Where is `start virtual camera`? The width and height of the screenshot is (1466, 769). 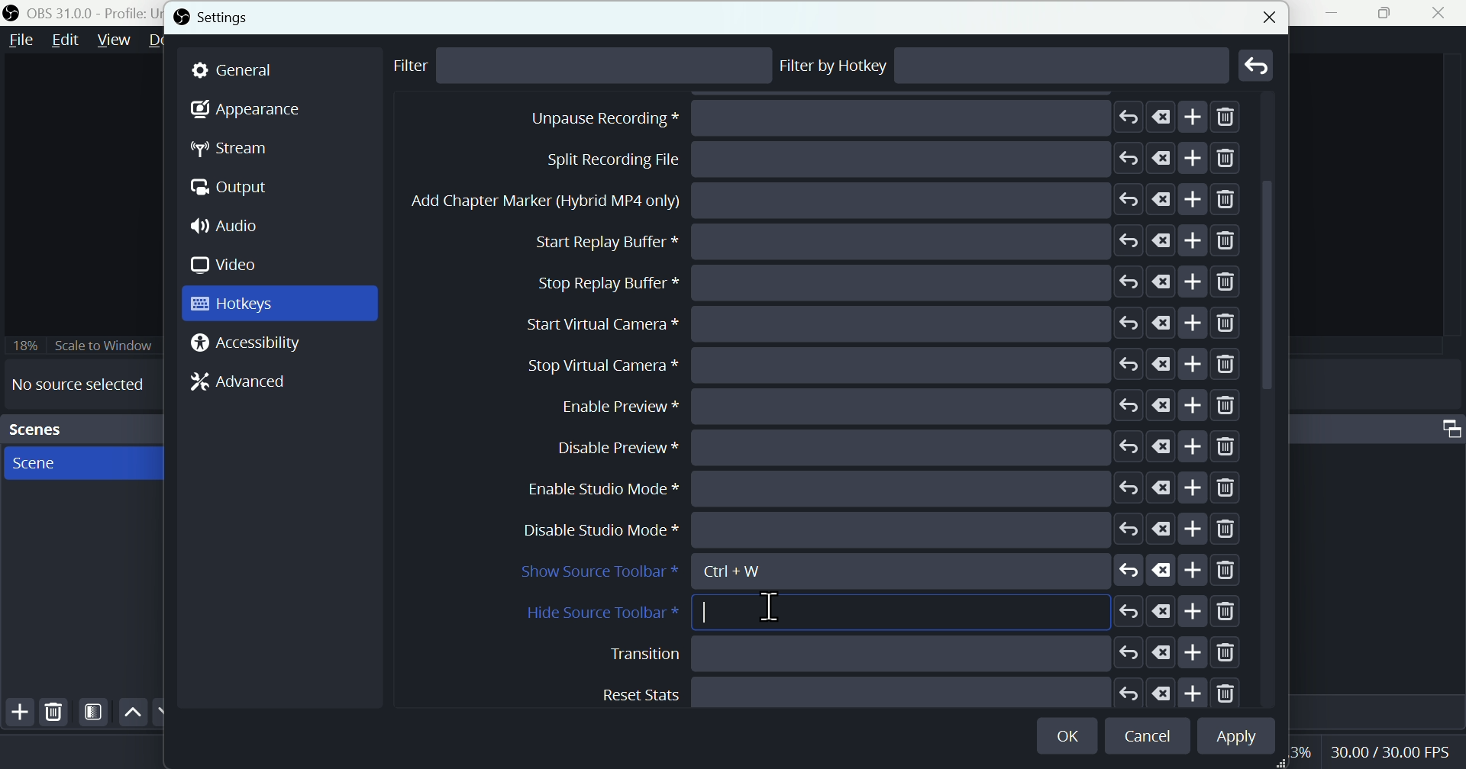
start virtual camera is located at coordinates (877, 488).